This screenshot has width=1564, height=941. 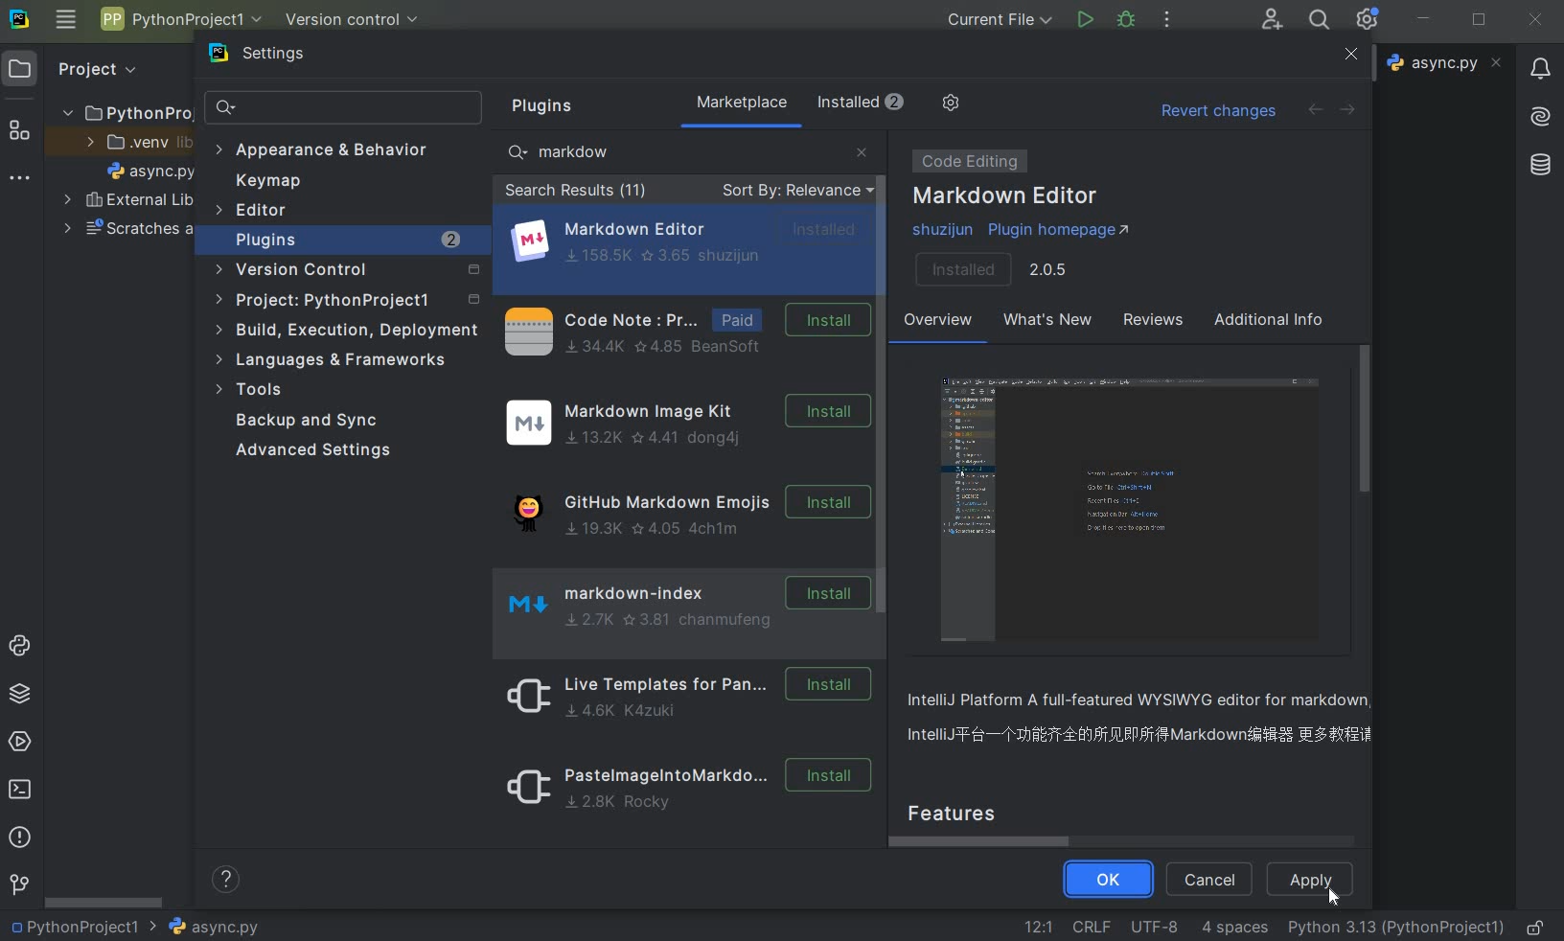 What do you see at coordinates (862, 104) in the screenshot?
I see `installed (2)` at bounding box center [862, 104].